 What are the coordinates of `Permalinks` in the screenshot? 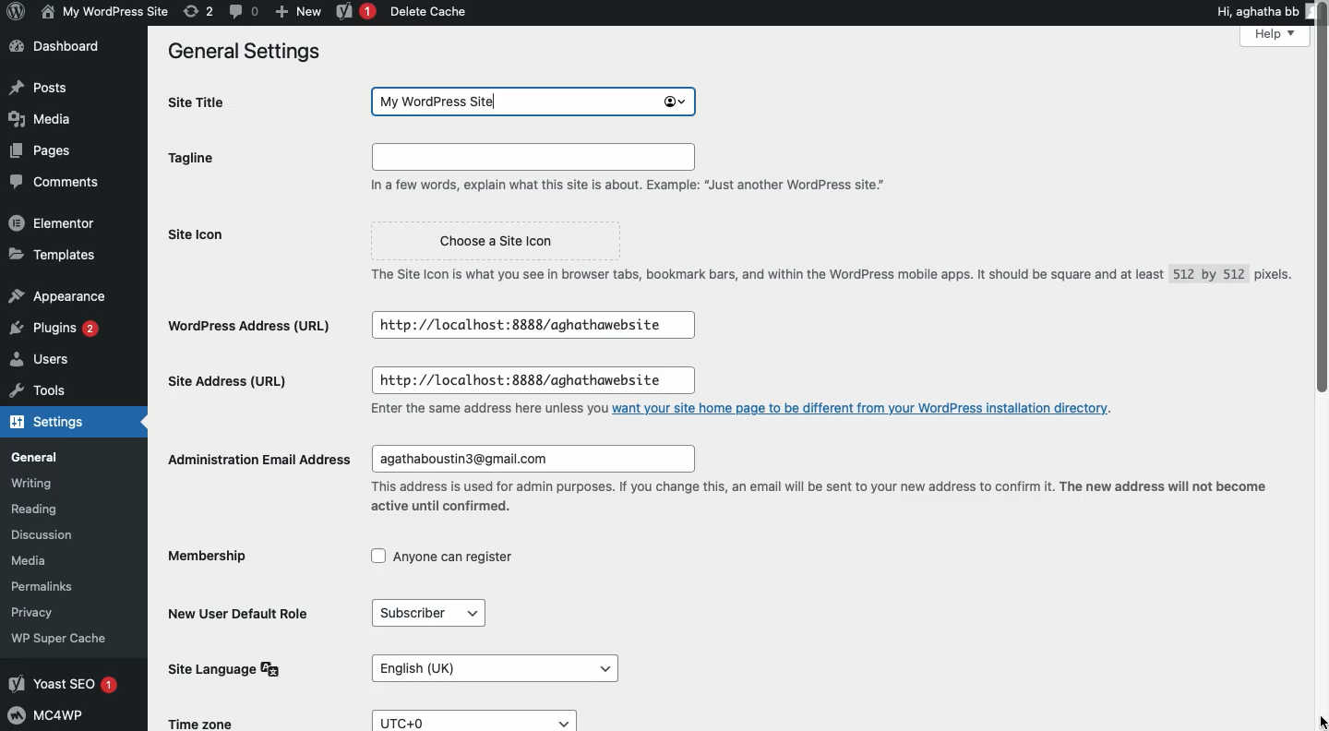 It's located at (46, 589).